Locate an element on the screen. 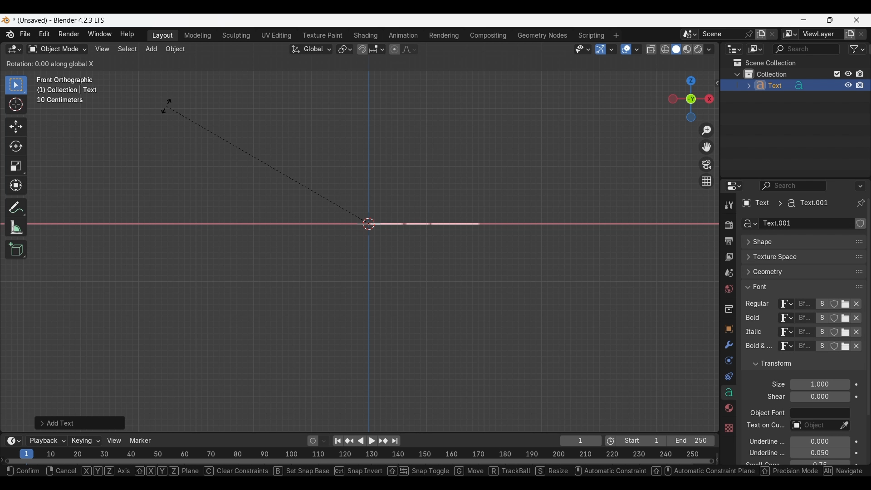 The image size is (871, 490). Collection is located at coordinates (728, 309).